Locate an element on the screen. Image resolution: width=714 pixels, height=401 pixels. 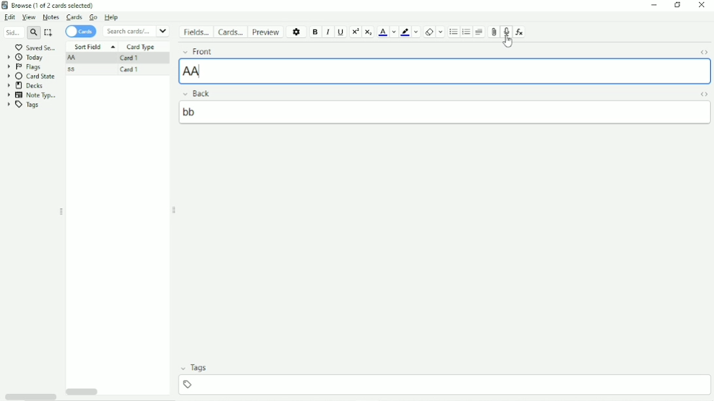
Superscript is located at coordinates (355, 31).